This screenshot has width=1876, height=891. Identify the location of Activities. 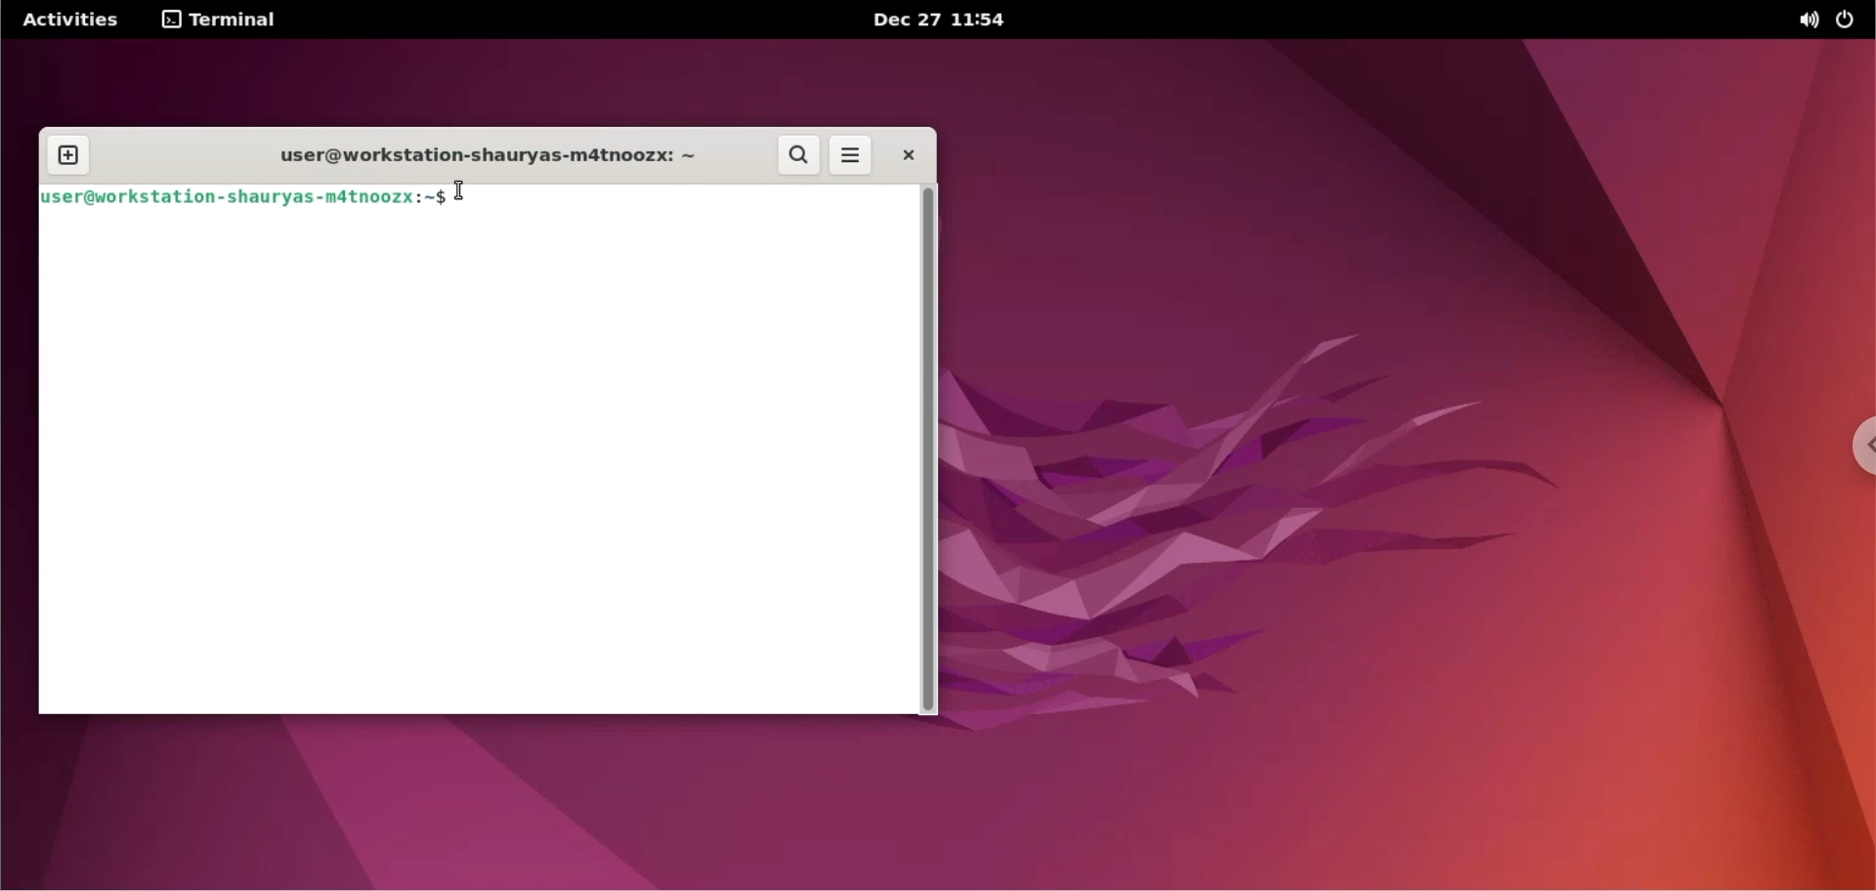
(69, 21).